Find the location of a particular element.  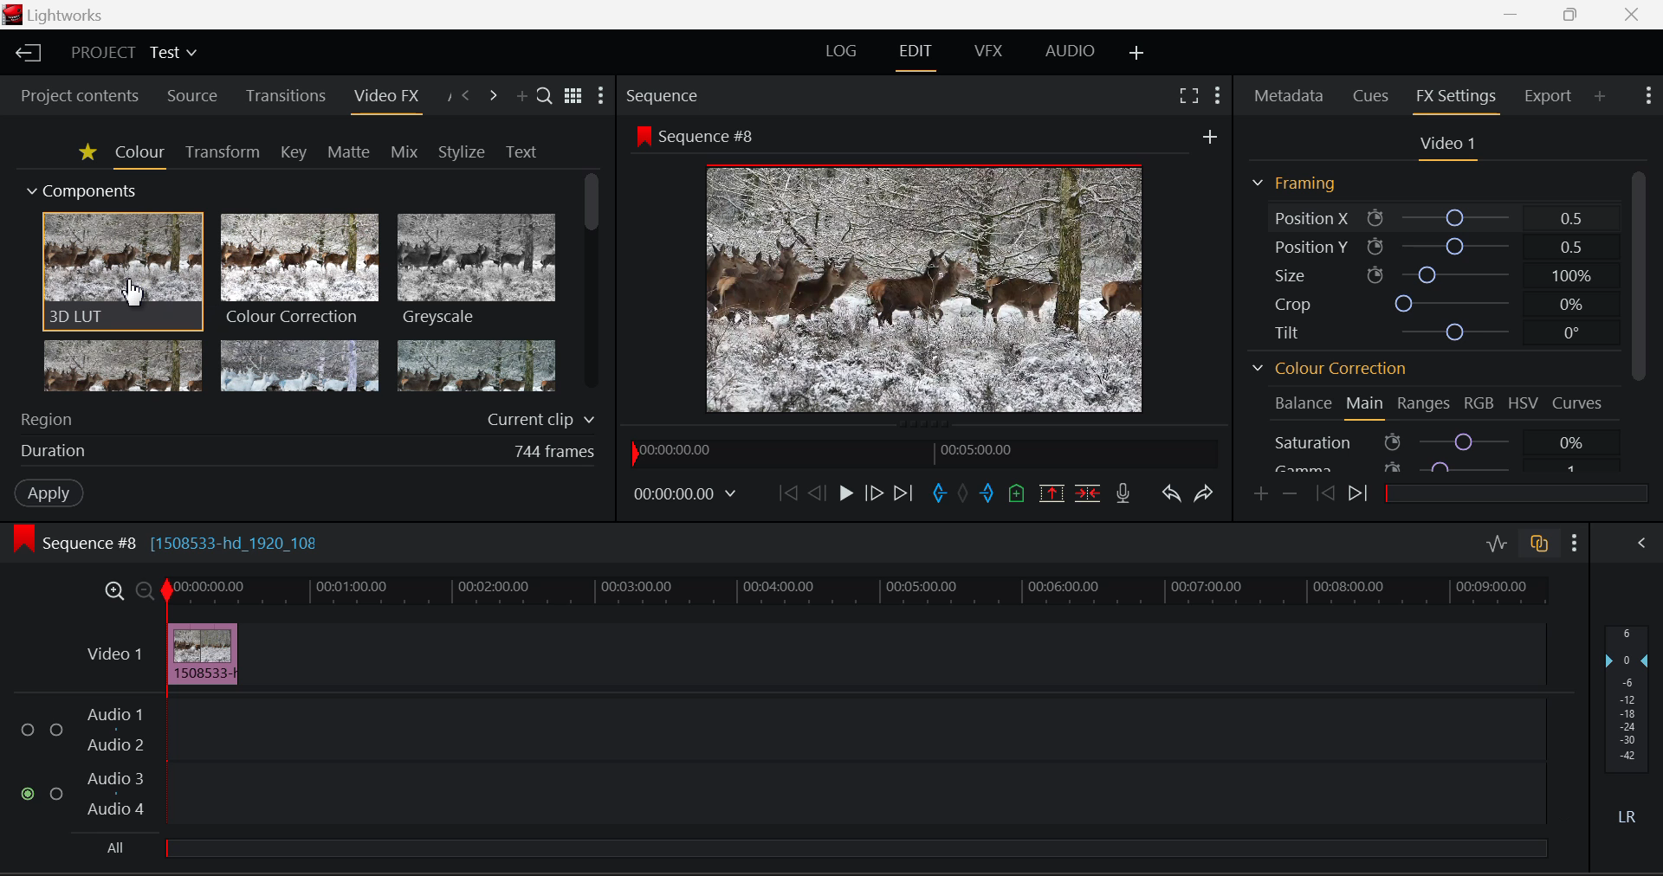

To End is located at coordinates (904, 496).